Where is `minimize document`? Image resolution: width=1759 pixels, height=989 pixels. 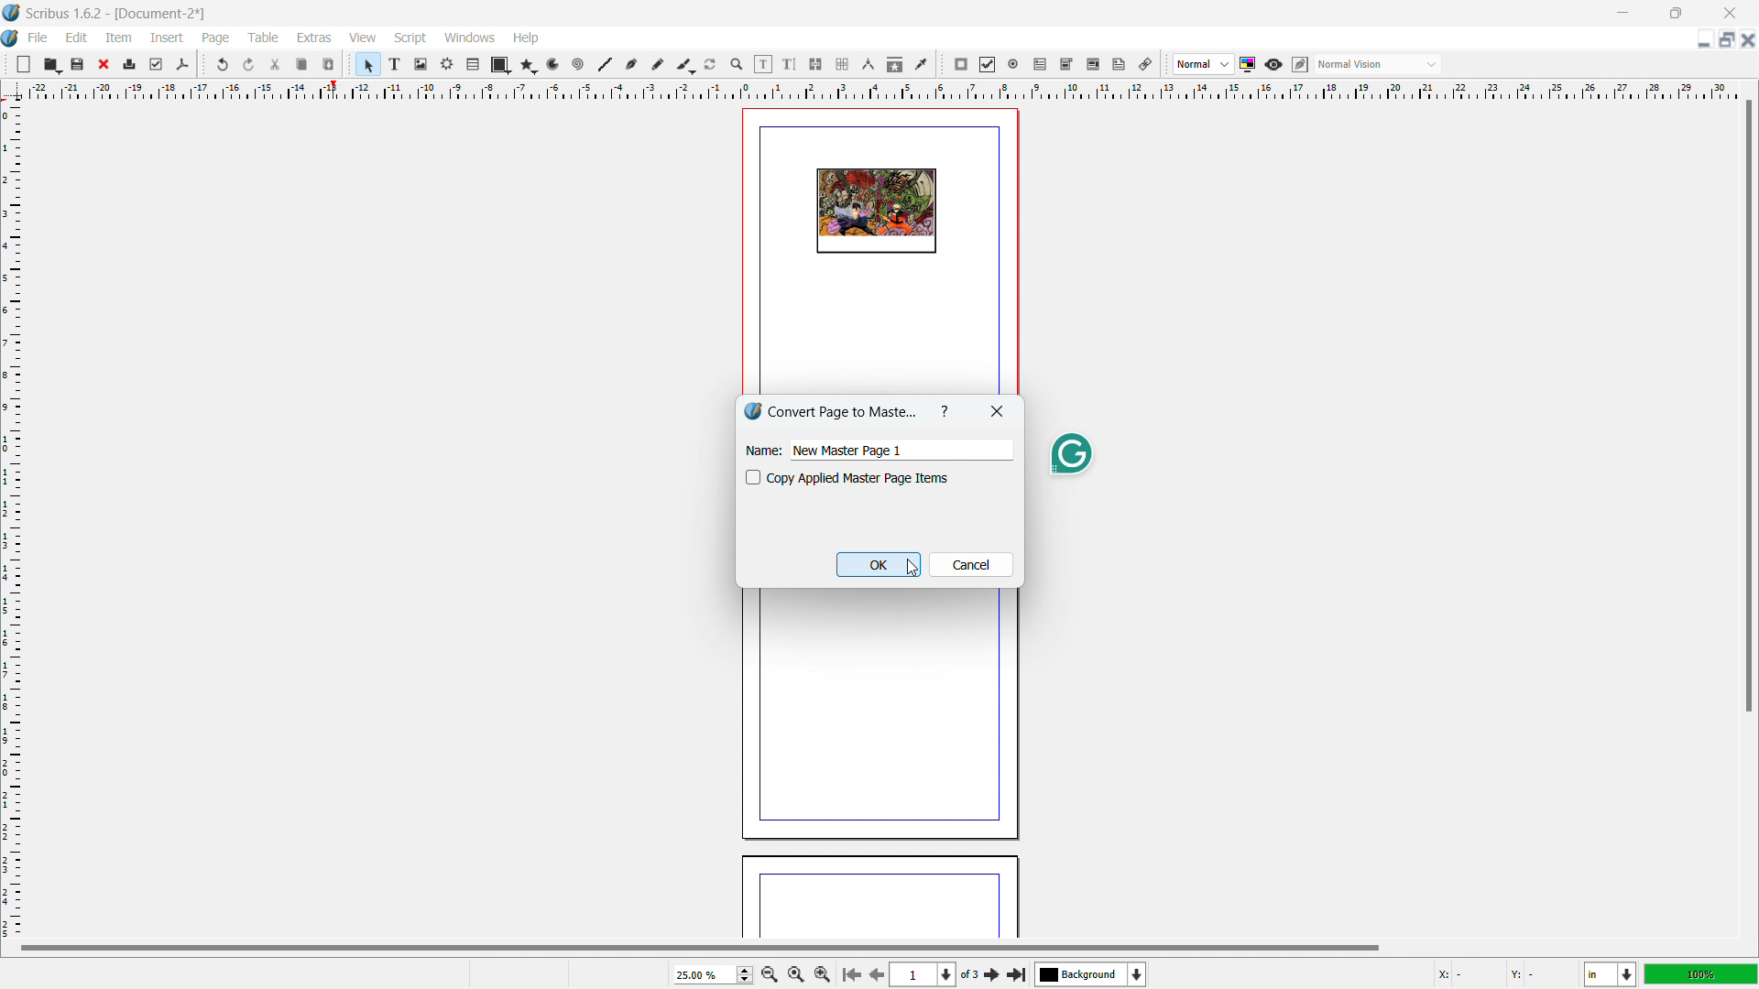
minimize document is located at coordinates (1701, 41).